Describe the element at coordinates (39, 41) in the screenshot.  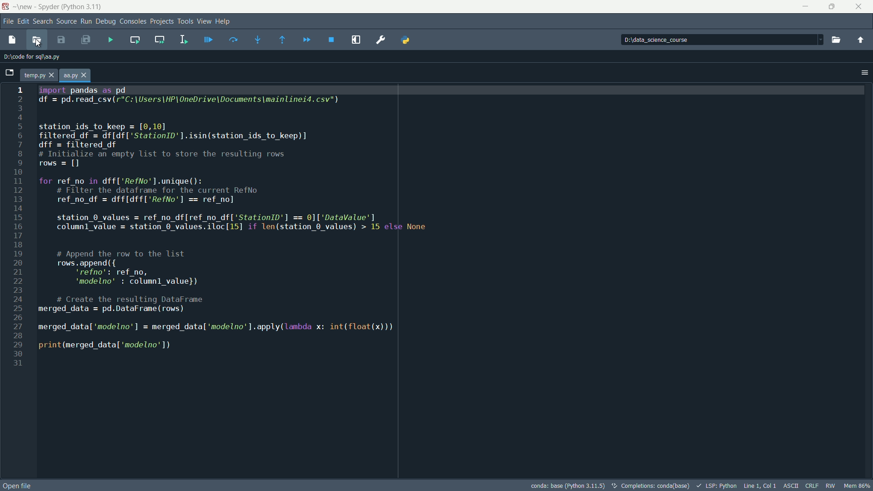
I see `open file` at that location.